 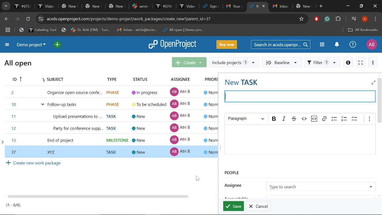 I want to click on Tab group, so click(x=8, y=30).